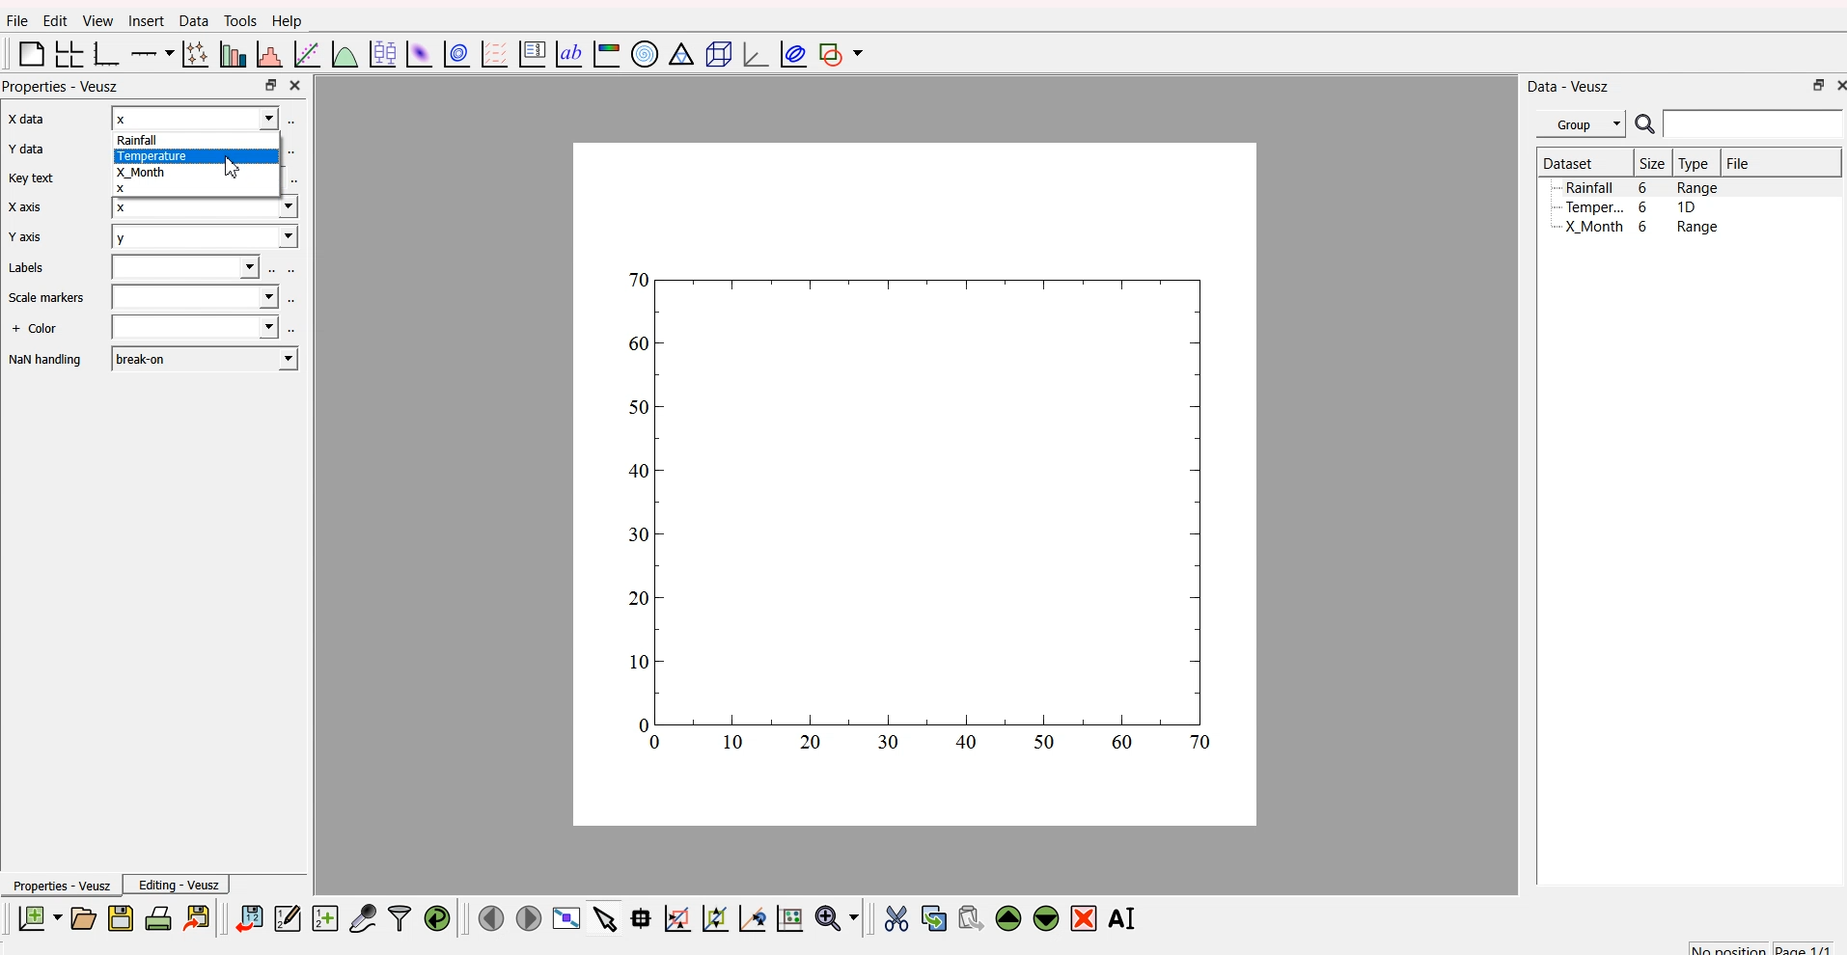 Image resolution: width=1847 pixels, height=955 pixels. What do you see at coordinates (1740, 163) in the screenshot?
I see `File` at bounding box center [1740, 163].